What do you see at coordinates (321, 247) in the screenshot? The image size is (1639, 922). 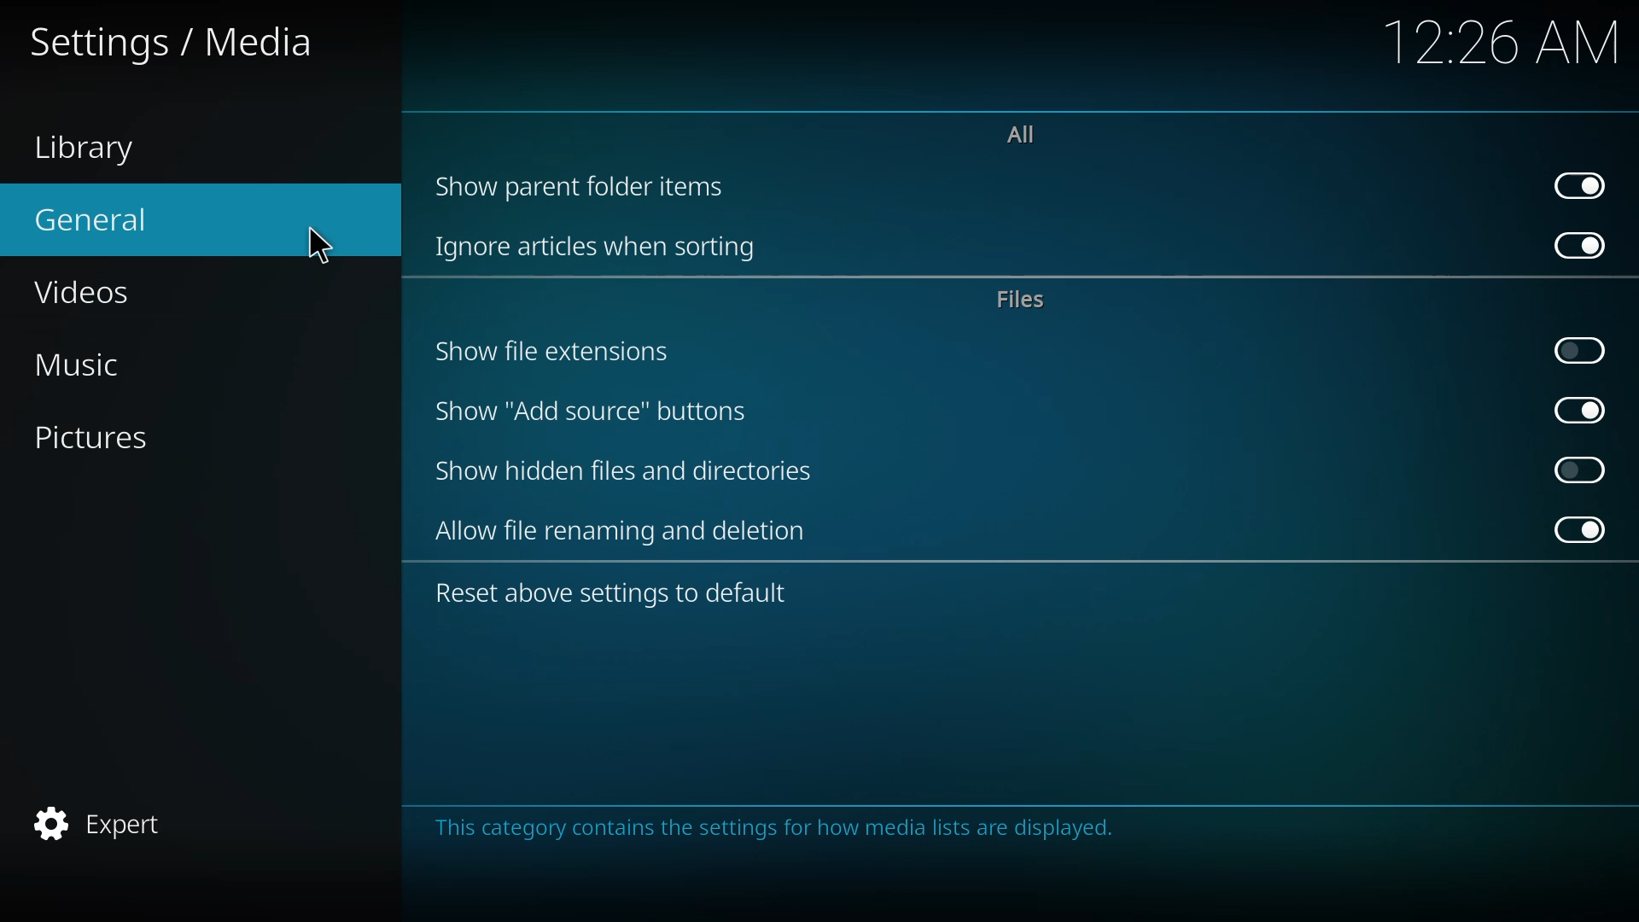 I see `cursor` at bounding box center [321, 247].